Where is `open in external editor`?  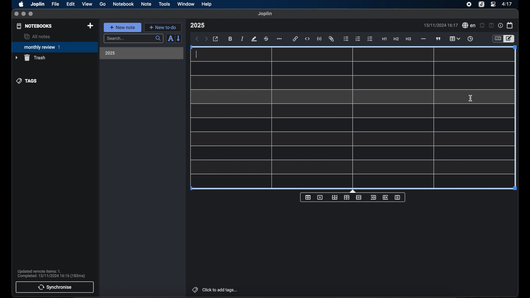 open in external editor is located at coordinates (216, 39).